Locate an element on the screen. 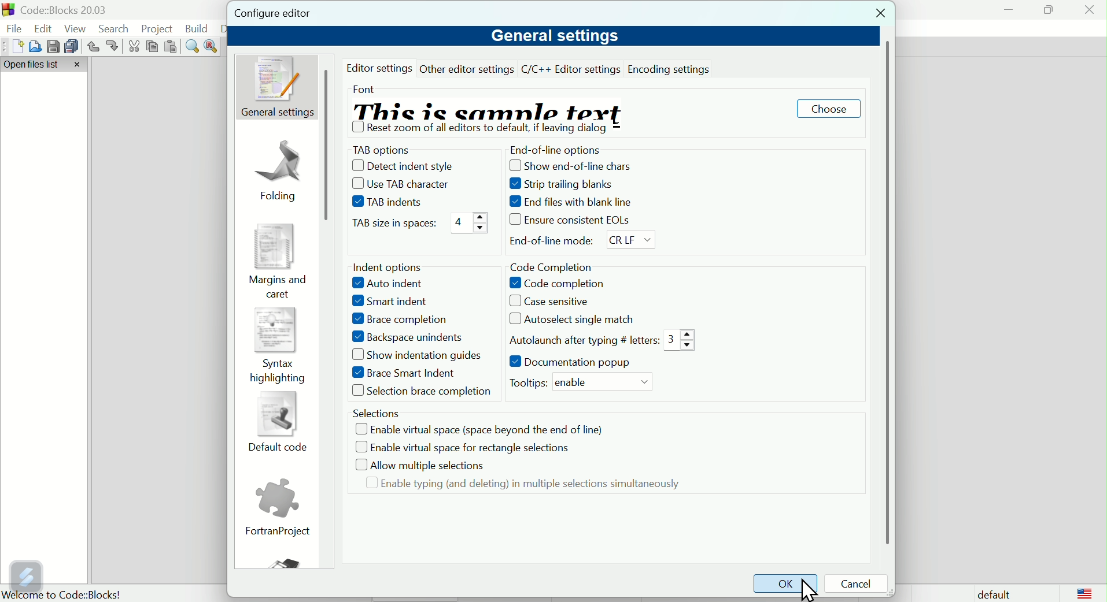 The height and width of the screenshot is (602, 1107). Choose is located at coordinates (828, 110).